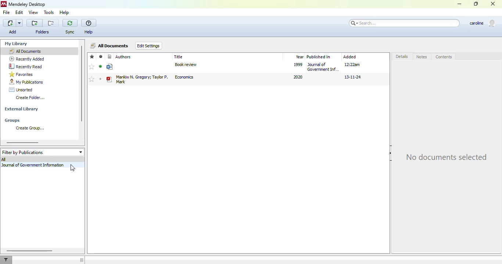 This screenshot has height=264, width=502. What do you see at coordinates (65, 12) in the screenshot?
I see `help` at bounding box center [65, 12].